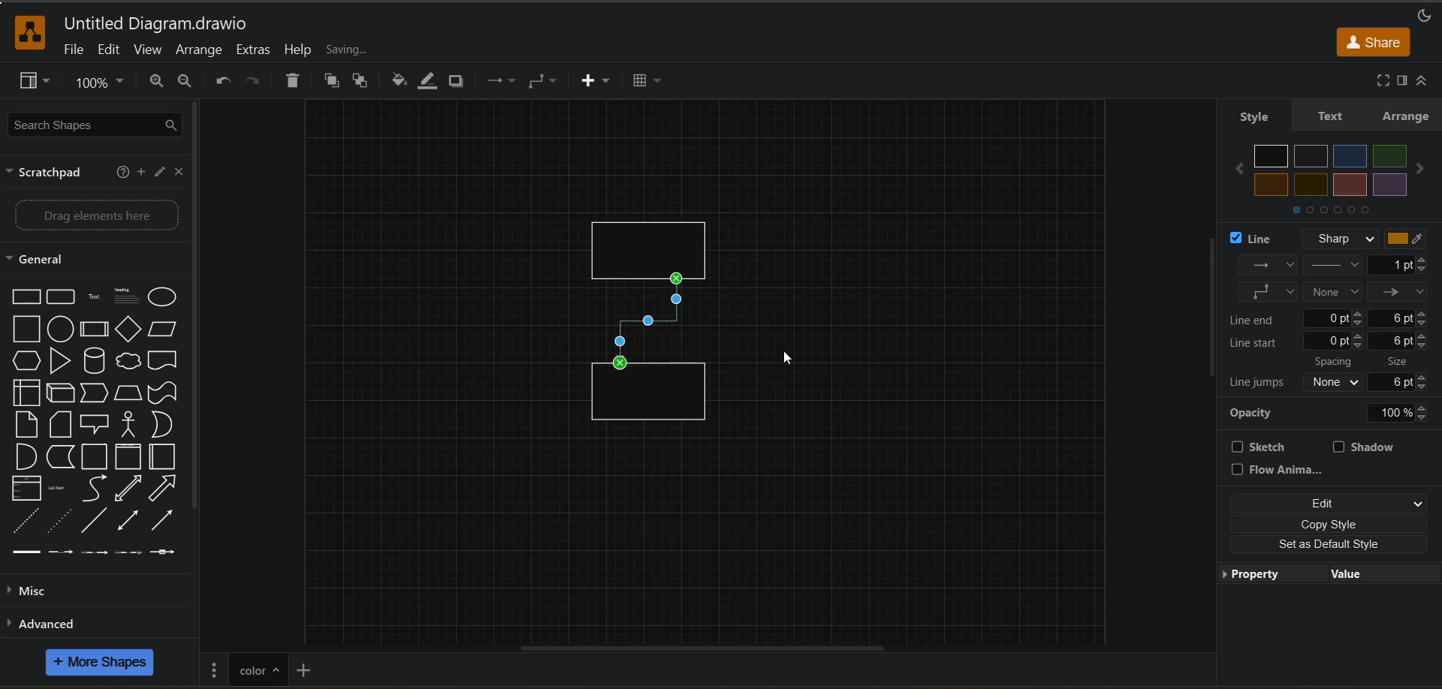 The height and width of the screenshot is (689, 1442). I want to click on Connector with symbol, so click(172, 552).